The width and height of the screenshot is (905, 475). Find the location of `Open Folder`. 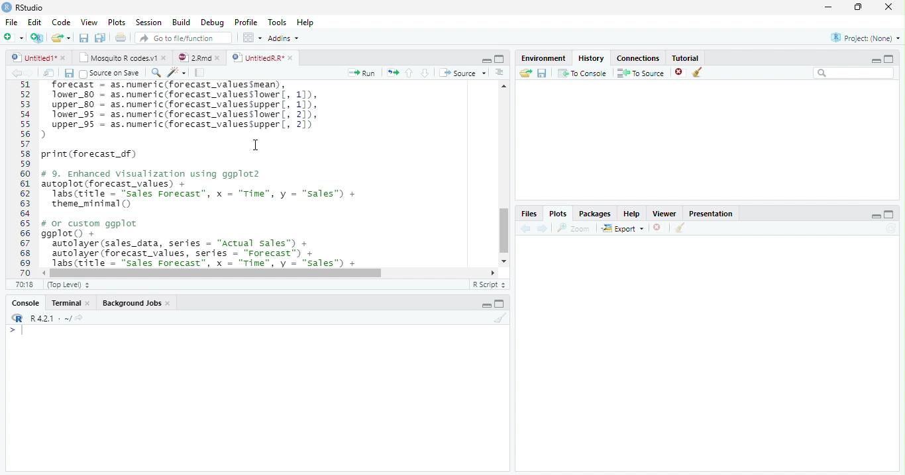

Open Folder is located at coordinates (525, 73).